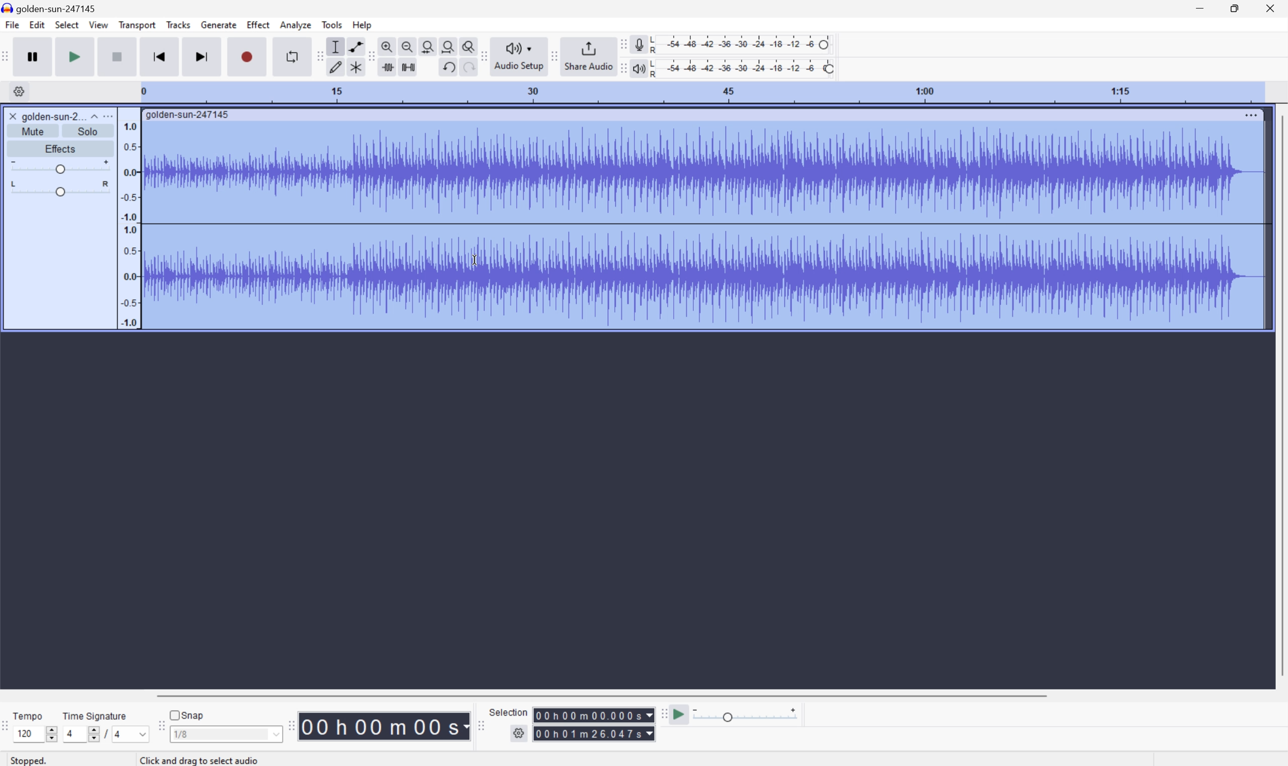 The width and height of the screenshot is (1288, 766). I want to click on Scale, so click(701, 91).